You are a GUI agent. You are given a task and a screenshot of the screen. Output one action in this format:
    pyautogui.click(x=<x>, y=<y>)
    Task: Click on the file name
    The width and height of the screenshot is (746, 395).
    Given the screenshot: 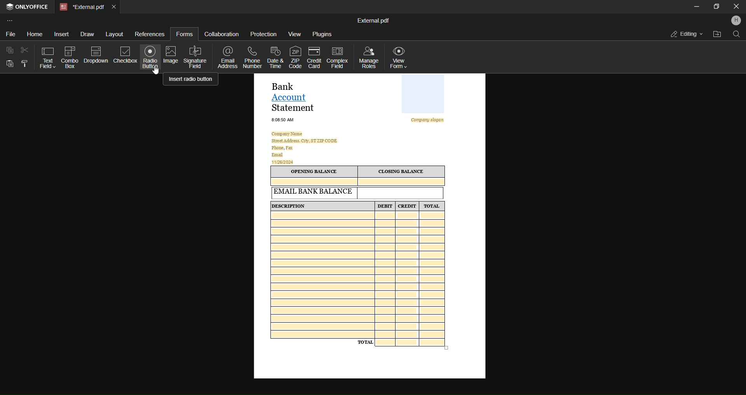 What is the action you would take?
    pyautogui.click(x=373, y=20)
    